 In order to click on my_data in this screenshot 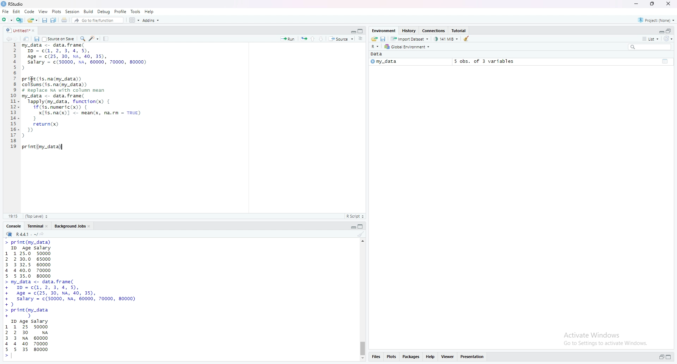, I will do `click(383, 62)`.